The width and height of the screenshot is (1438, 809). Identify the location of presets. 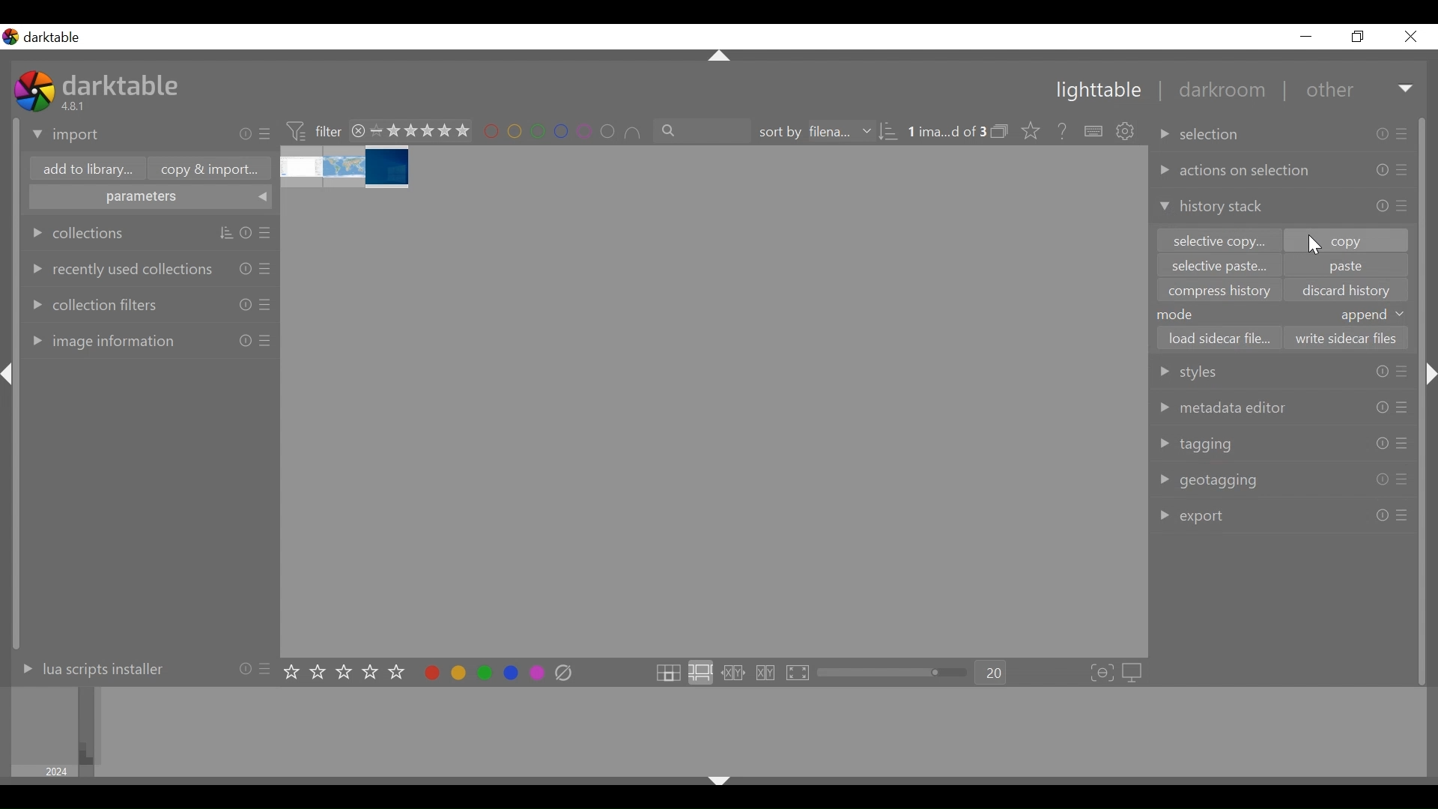
(1402, 445).